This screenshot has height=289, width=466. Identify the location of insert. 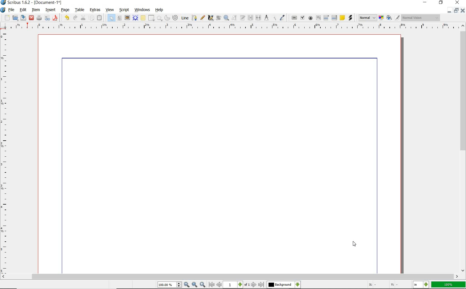
(50, 10).